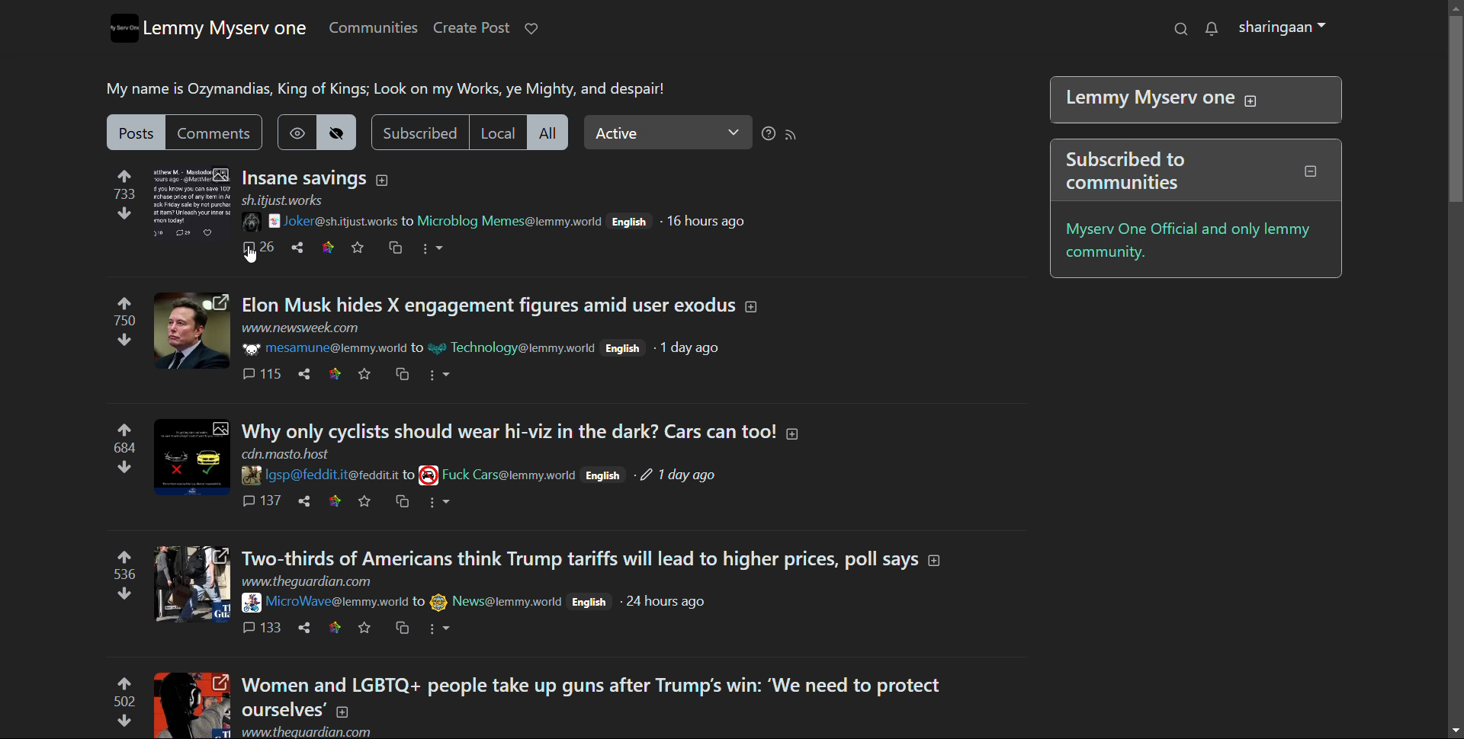  What do you see at coordinates (1142, 175) in the screenshot?
I see `Subscribed to communities` at bounding box center [1142, 175].